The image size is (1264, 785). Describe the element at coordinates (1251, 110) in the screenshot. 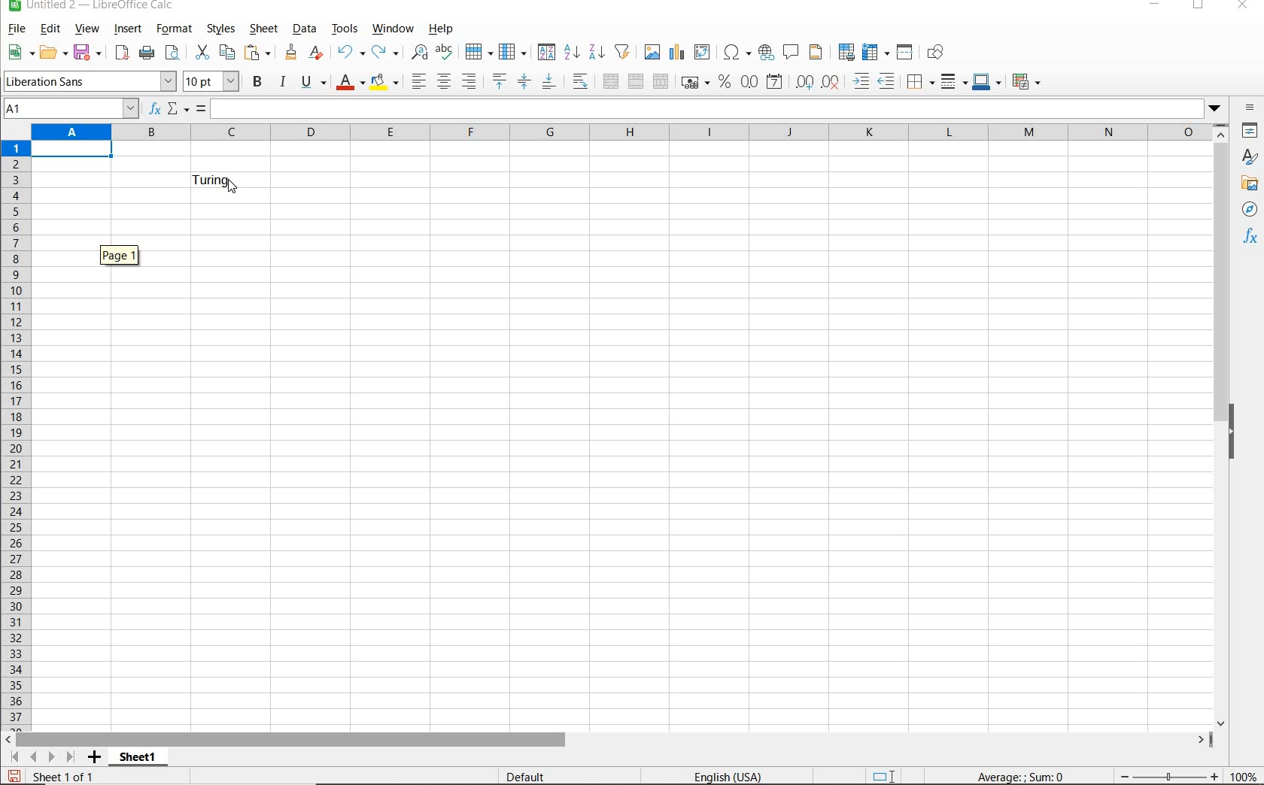

I see `SIDEBAR SETTINGS` at that location.